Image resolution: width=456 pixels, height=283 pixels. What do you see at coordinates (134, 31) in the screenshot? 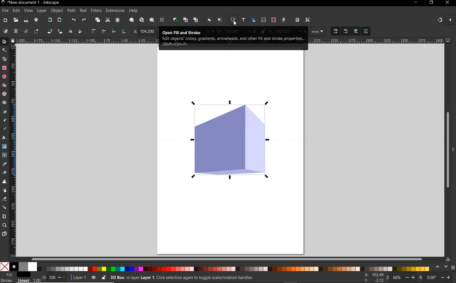
I see `HORIZONTAL COORDINATE SELECTION` at bounding box center [134, 31].